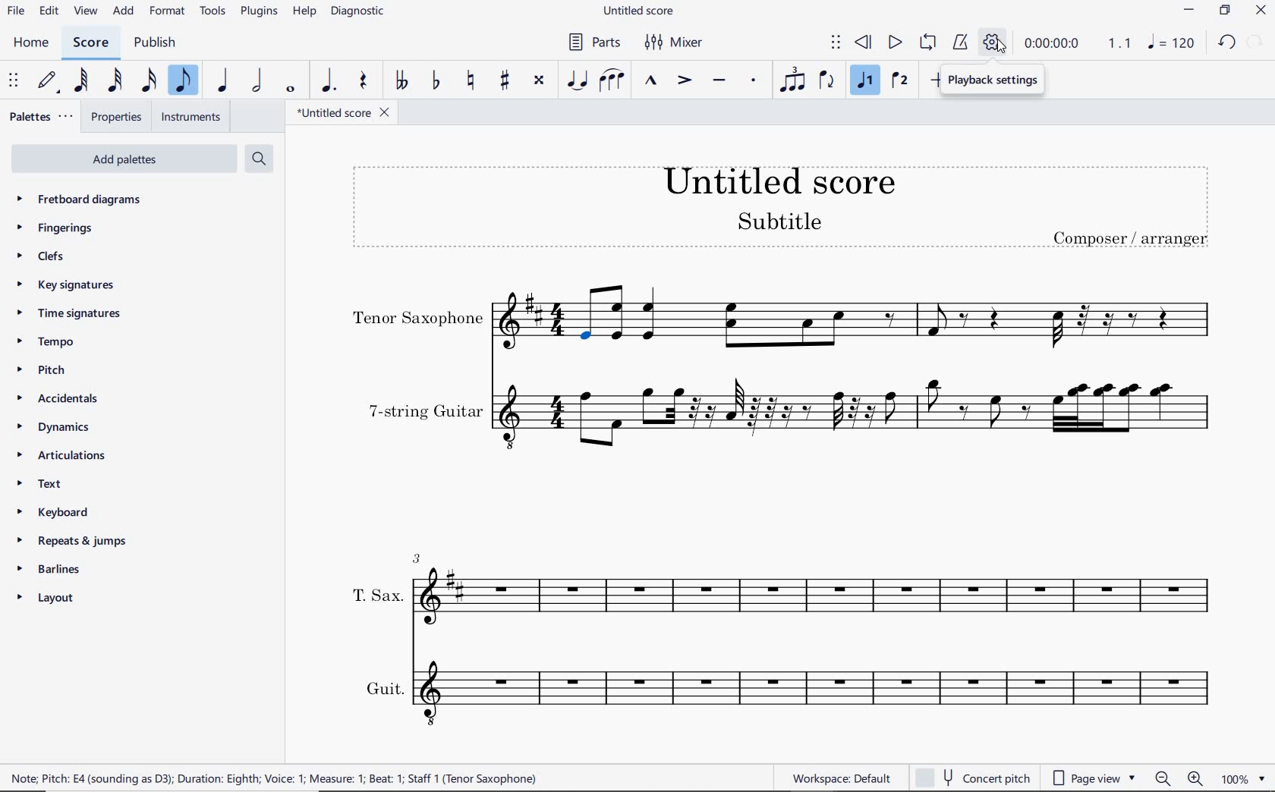  I want to click on VOICE 1, so click(866, 81).